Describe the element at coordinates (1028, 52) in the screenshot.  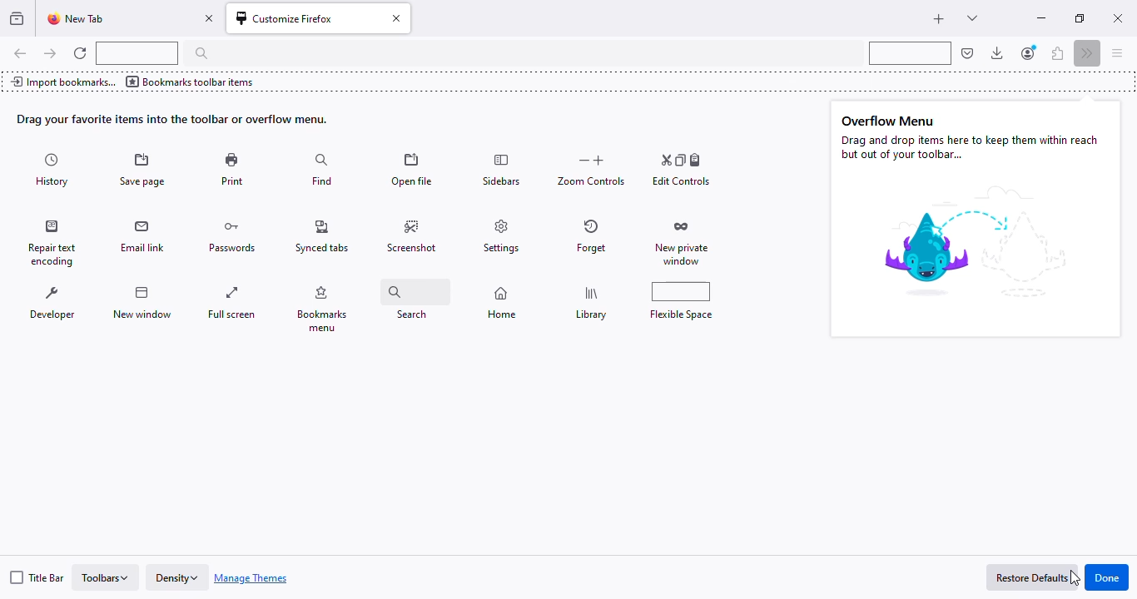
I see `account` at that location.